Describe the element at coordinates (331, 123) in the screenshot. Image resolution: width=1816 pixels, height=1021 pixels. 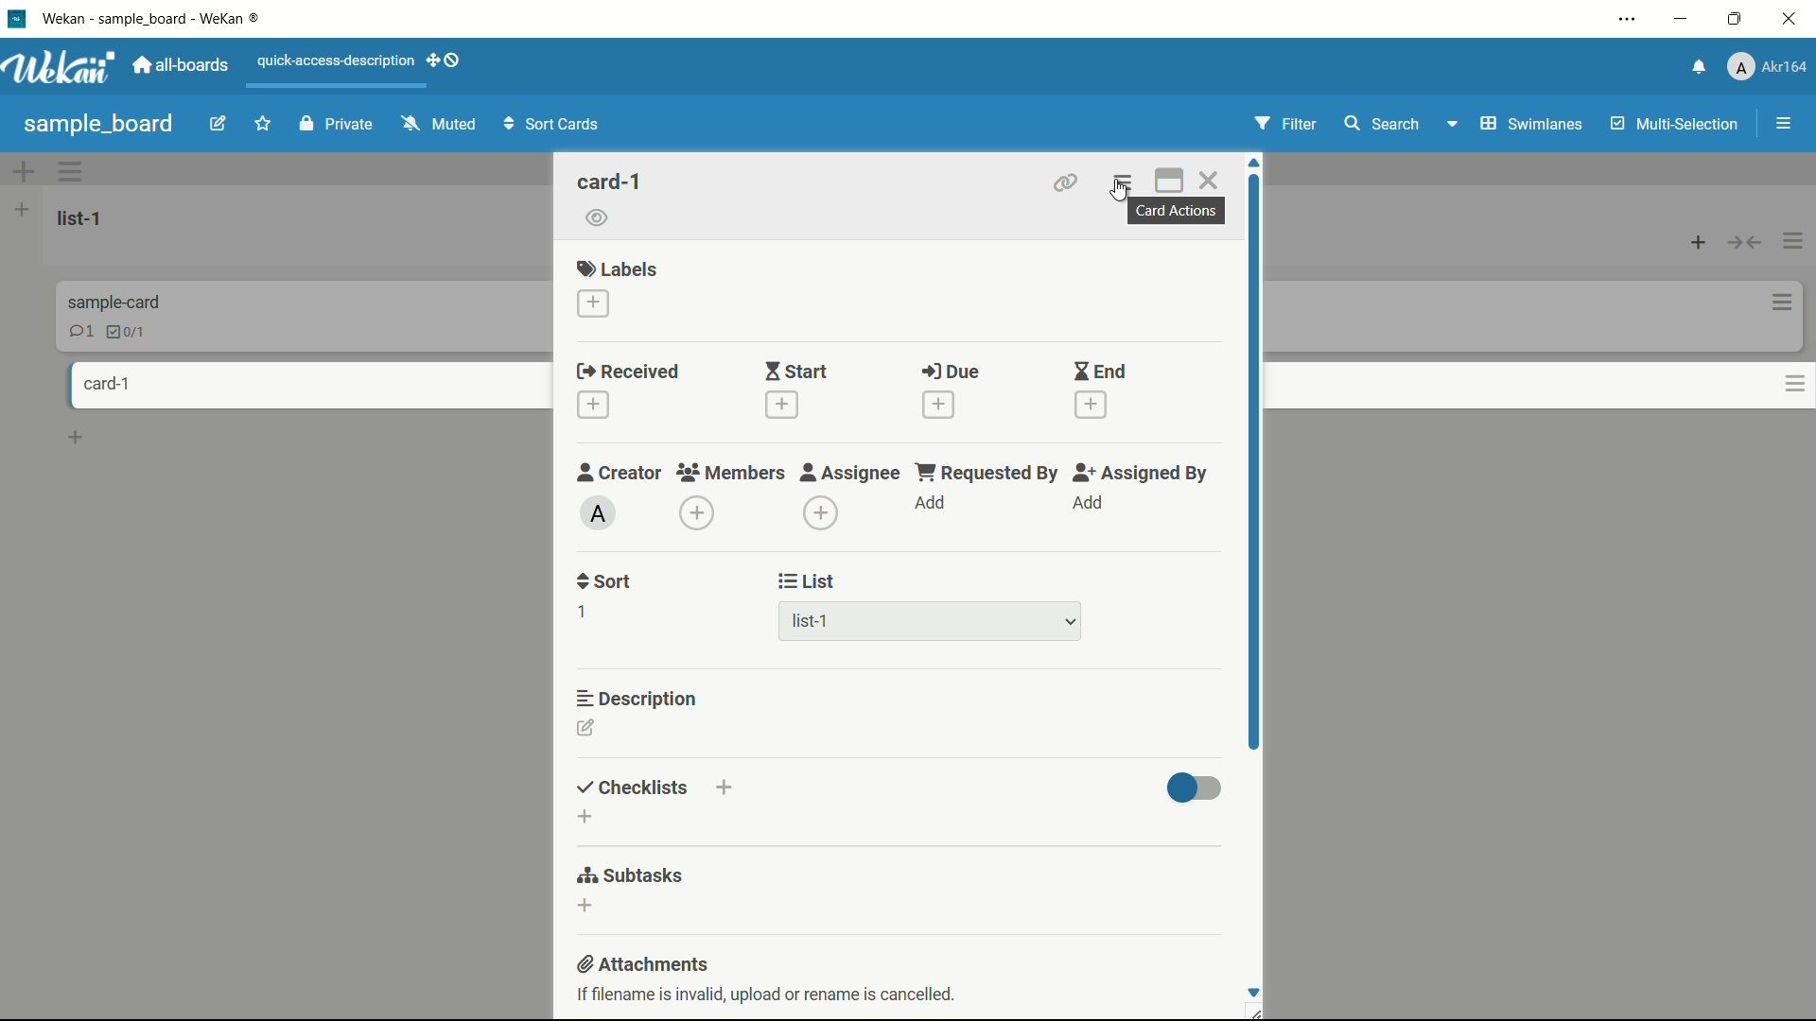
I see `private` at that location.